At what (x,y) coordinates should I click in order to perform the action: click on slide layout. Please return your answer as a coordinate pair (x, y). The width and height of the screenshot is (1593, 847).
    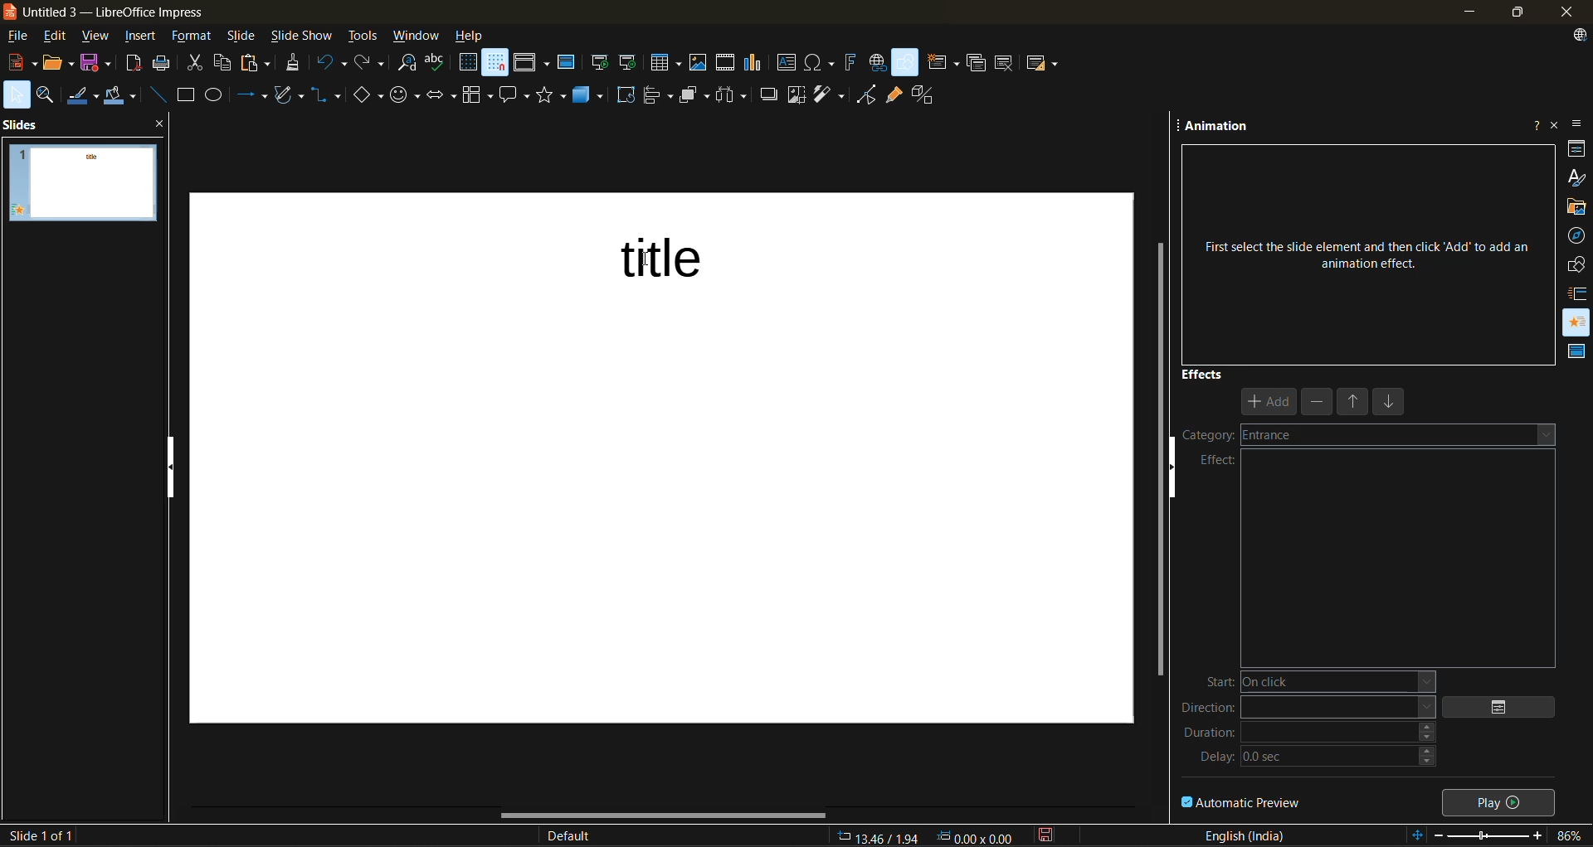
    Looking at the image, I should click on (1043, 66).